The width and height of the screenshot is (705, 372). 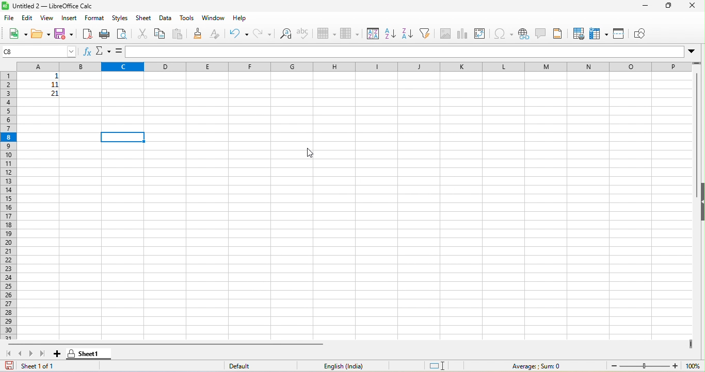 What do you see at coordinates (698, 127) in the screenshot?
I see `vertical scroll bar` at bounding box center [698, 127].